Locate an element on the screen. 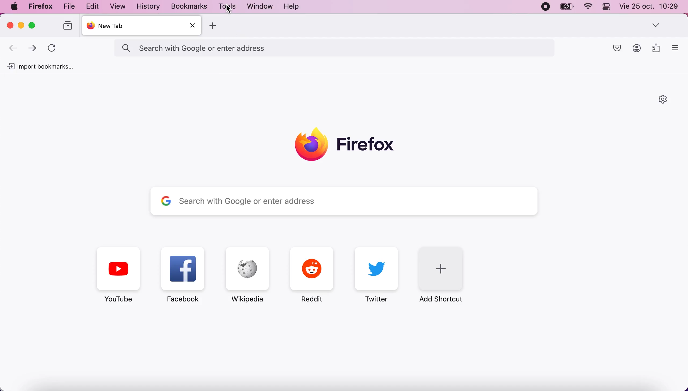 This screenshot has height=391, width=688. Firefox is located at coordinates (41, 6).